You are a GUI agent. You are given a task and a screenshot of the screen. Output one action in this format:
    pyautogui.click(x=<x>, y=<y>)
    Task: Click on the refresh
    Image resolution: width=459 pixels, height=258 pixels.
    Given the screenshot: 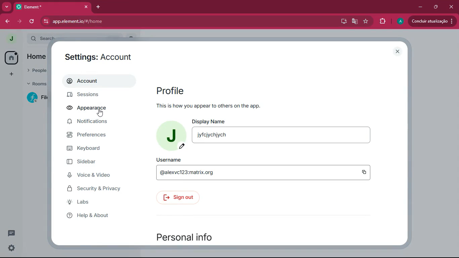 What is the action you would take?
    pyautogui.click(x=32, y=21)
    